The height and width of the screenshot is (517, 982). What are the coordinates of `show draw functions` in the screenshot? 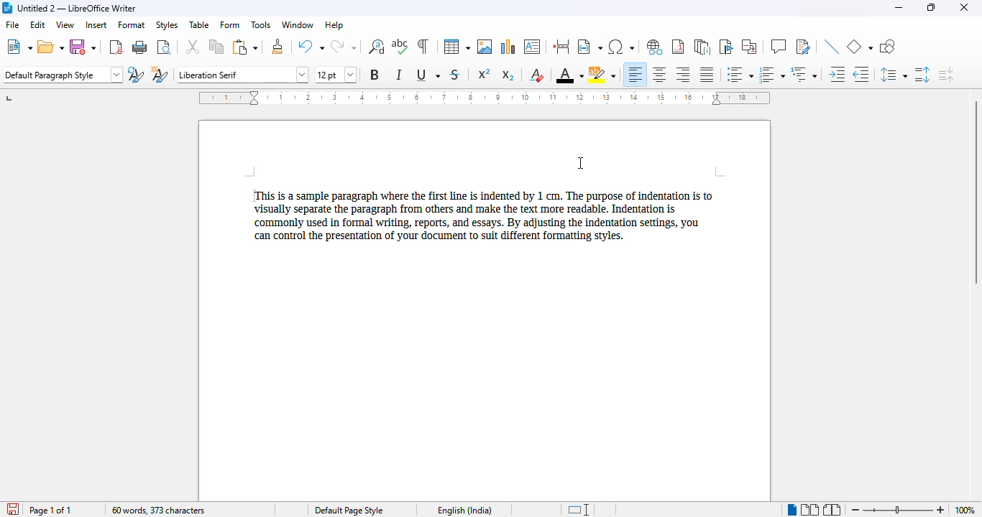 It's located at (889, 47).